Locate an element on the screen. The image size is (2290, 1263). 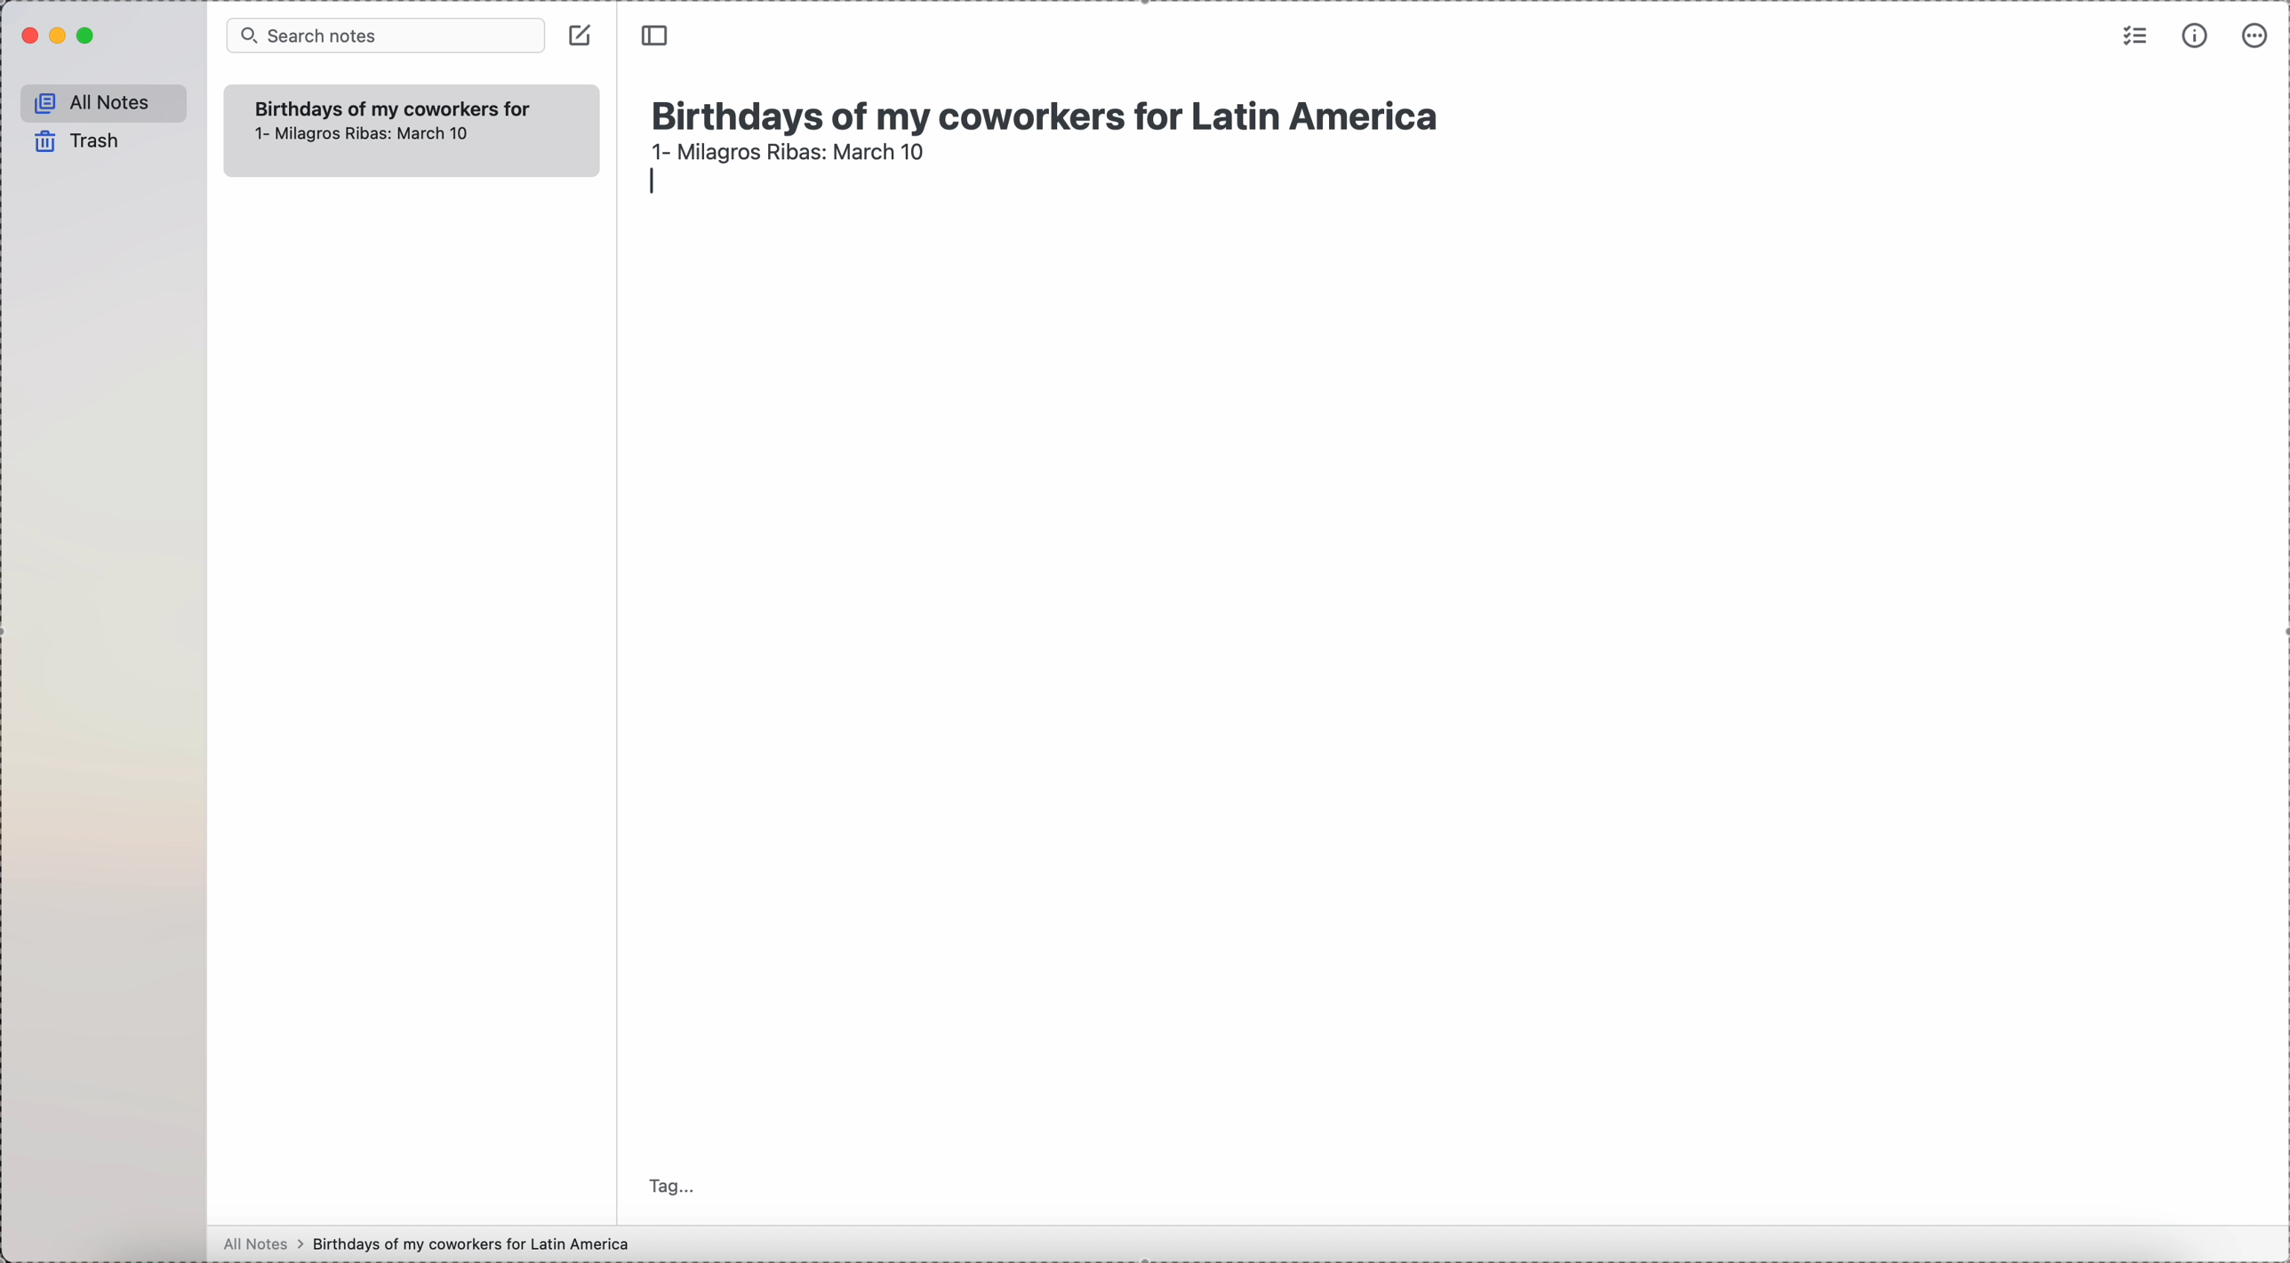
all notes > birthdays of my coworkers for Latin America is located at coordinates (431, 1243).